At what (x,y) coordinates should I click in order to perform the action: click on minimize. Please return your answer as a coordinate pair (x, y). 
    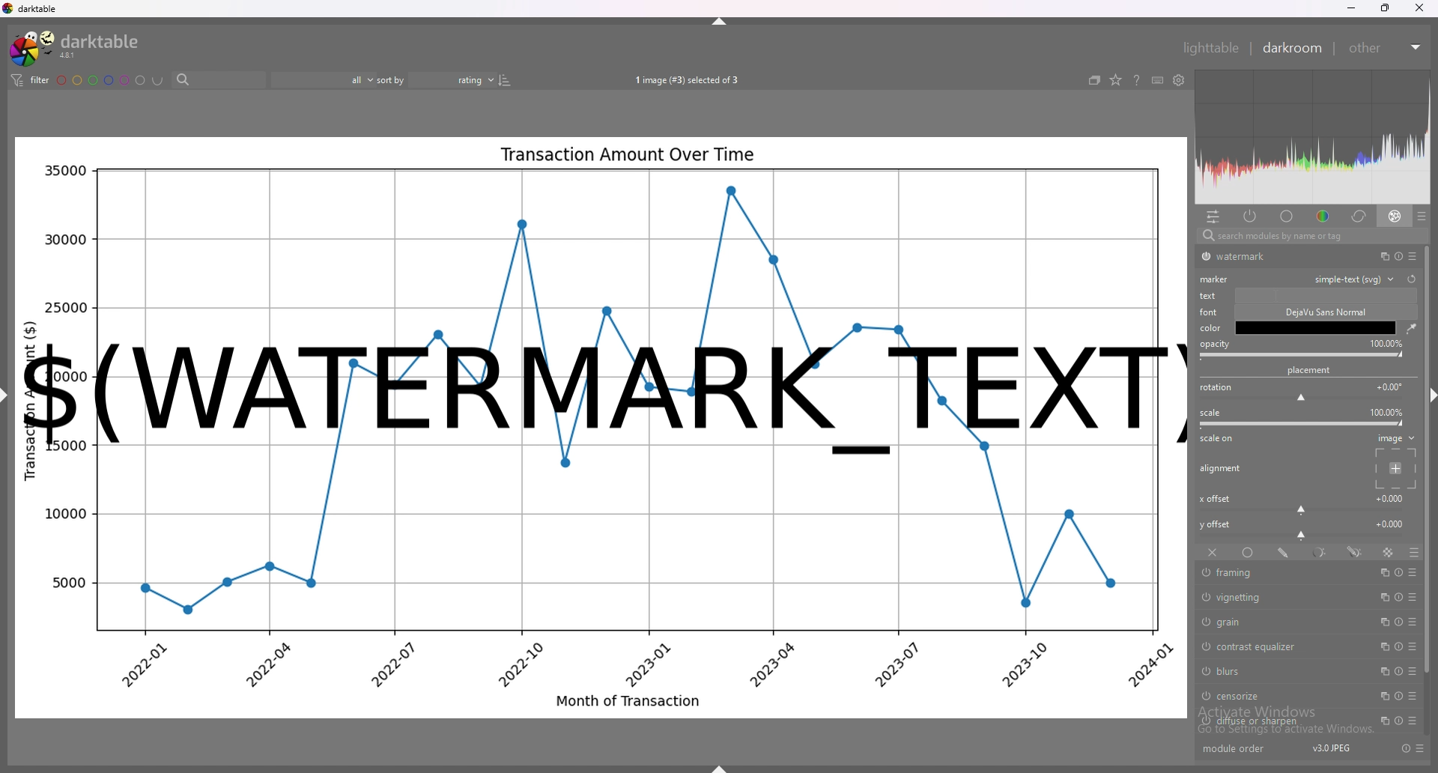
    Looking at the image, I should click on (1350, 9).